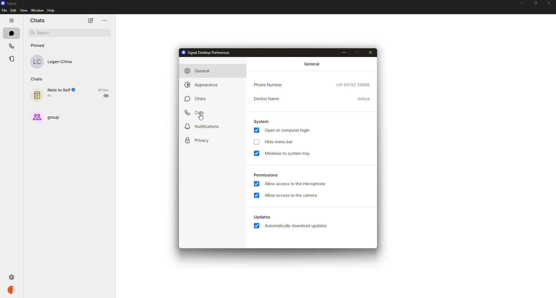 The height and width of the screenshot is (298, 556). What do you see at coordinates (13, 59) in the screenshot?
I see `stories` at bounding box center [13, 59].